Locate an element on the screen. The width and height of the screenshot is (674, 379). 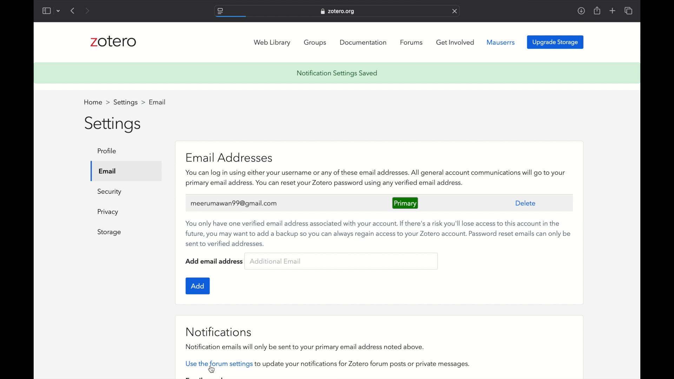
primary is located at coordinates (406, 203).